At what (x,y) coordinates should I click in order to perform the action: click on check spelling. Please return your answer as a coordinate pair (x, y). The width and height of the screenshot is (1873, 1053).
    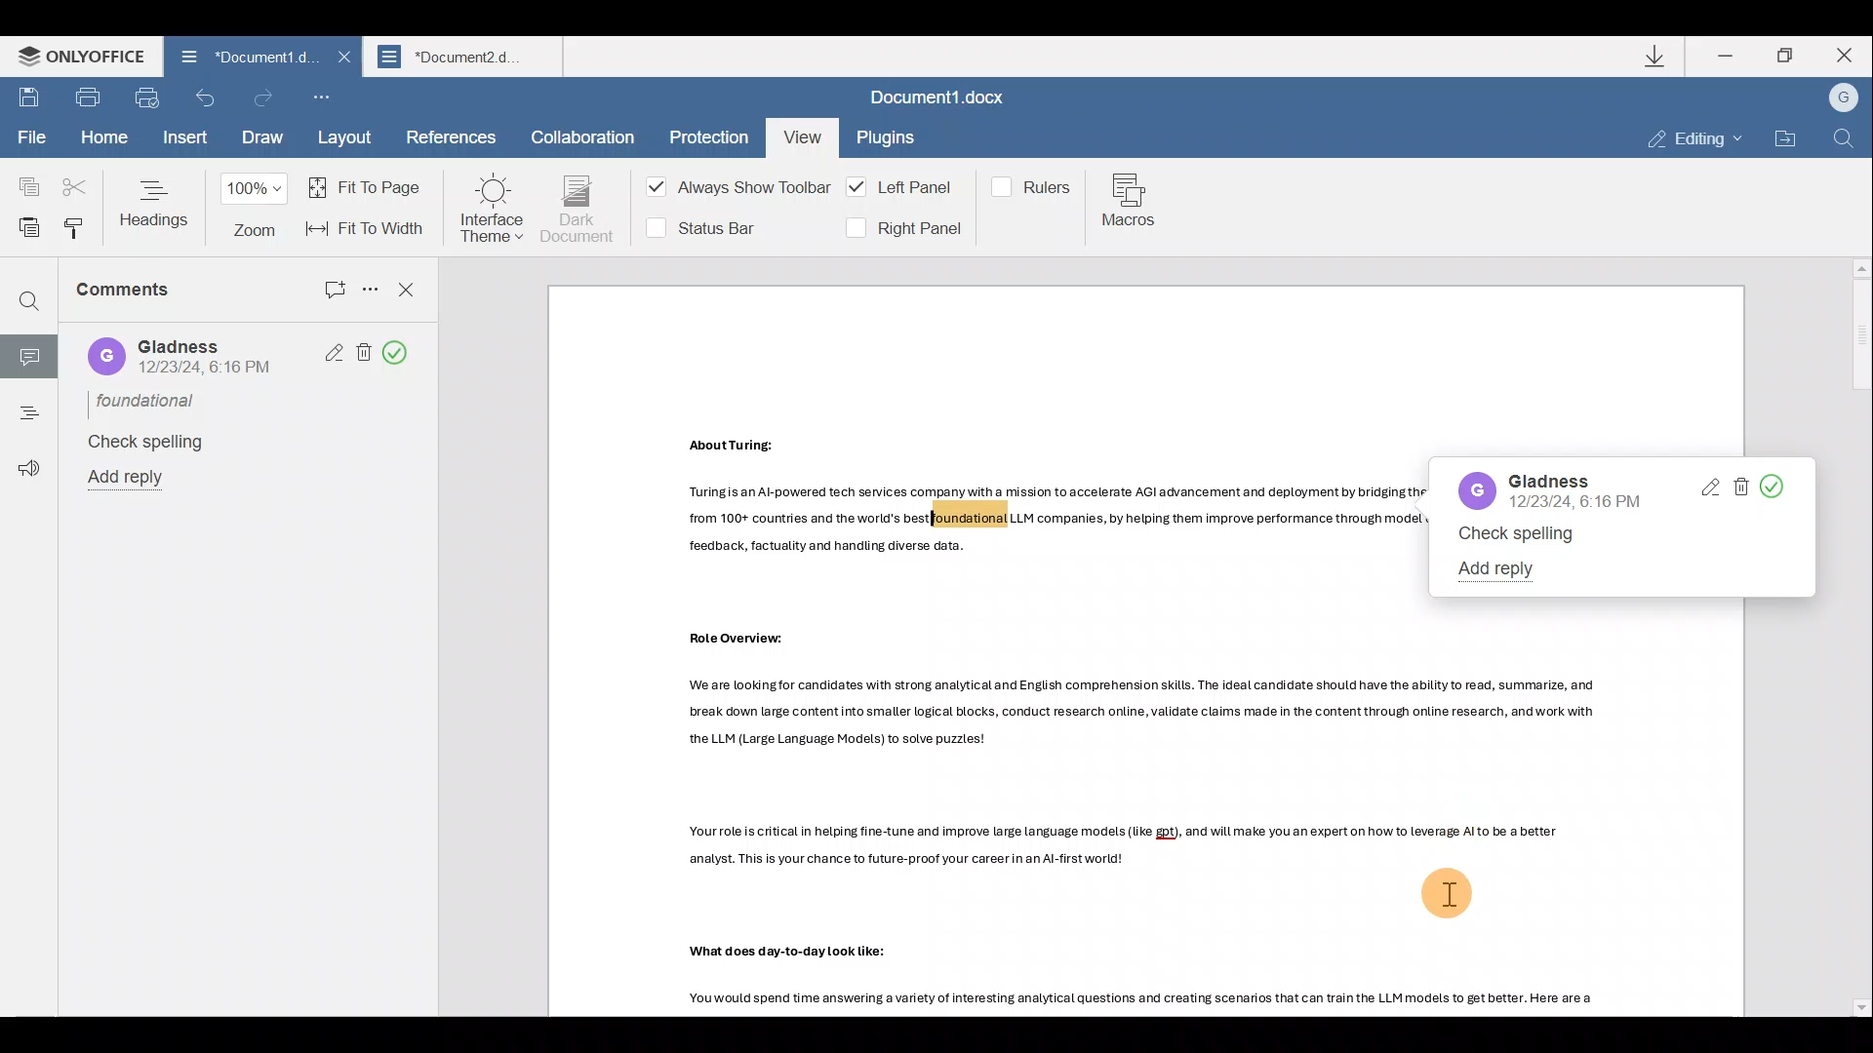
    Looking at the image, I should click on (1520, 535).